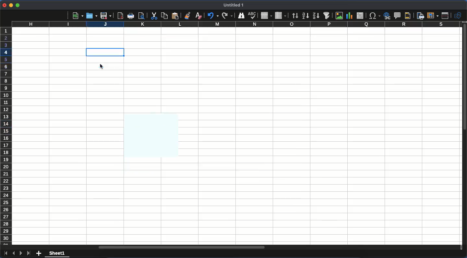 The width and height of the screenshot is (467, 258). What do you see at coordinates (241, 15) in the screenshot?
I see `finder` at bounding box center [241, 15].